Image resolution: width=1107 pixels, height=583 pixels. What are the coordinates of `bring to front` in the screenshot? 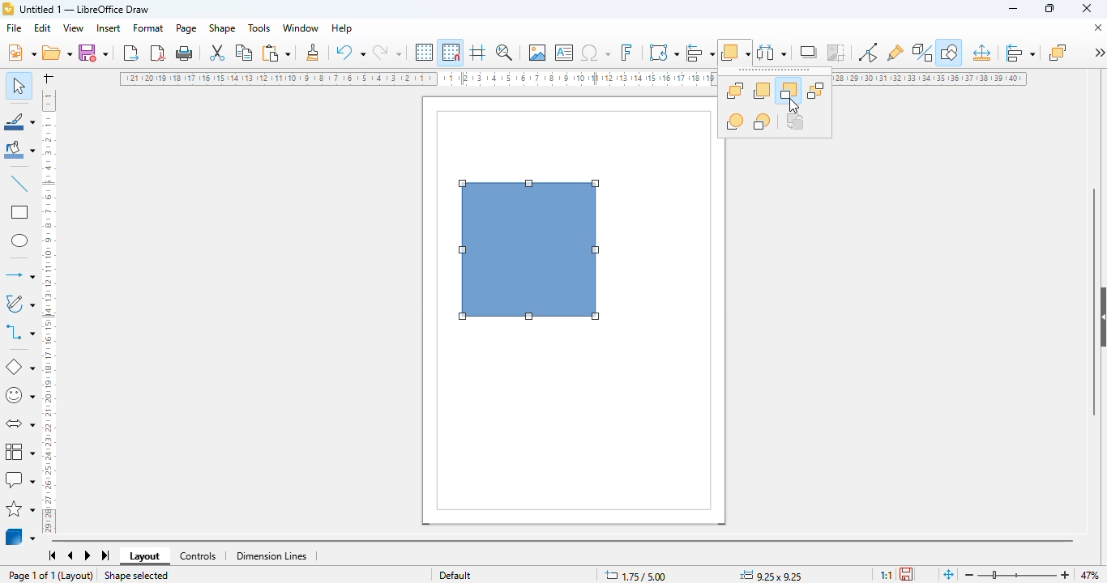 It's located at (1058, 52).